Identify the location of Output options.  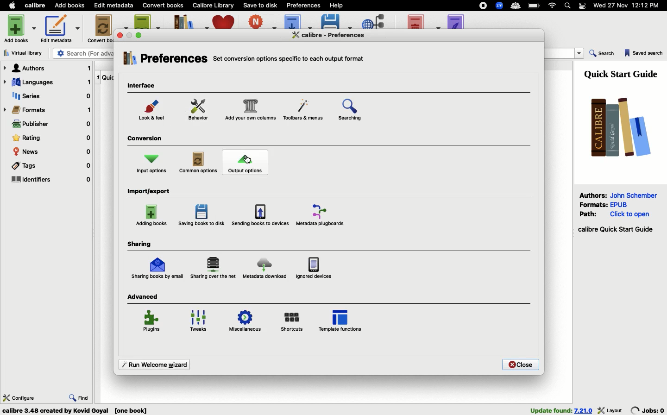
(245, 163).